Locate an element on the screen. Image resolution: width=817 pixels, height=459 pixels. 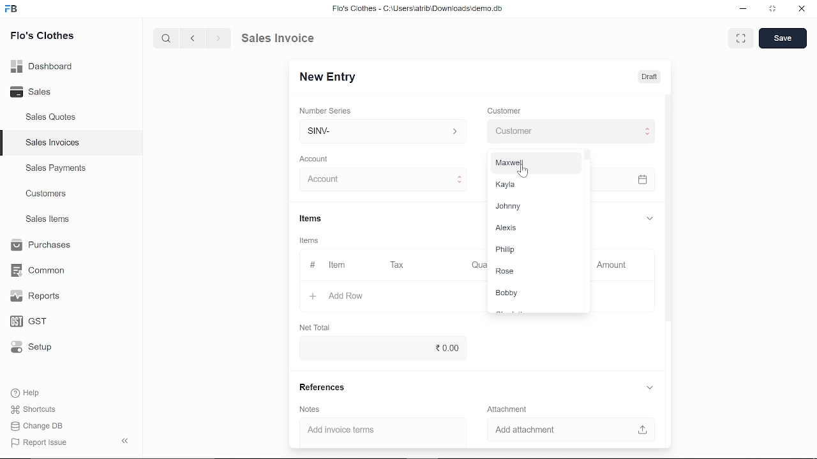
Kayla is located at coordinates (530, 186).